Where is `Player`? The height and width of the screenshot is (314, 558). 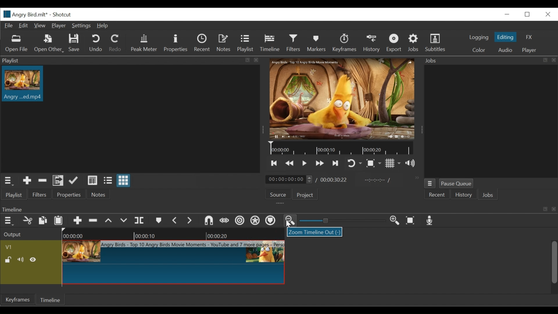
Player is located at coordinates (59, 26).